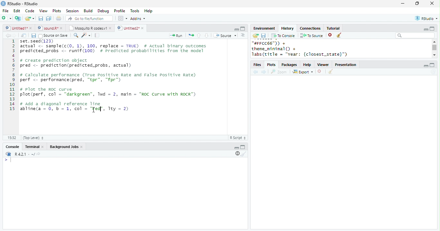 Image resolution: width=440 pixels, height=231 pixels. What do you see at coordinates (308, 49) in the screenshot?
I see `"#FFCC66")) +theme_minimal() +labs(title = "year: {closest_state}")` at bounding box center [308, 49].